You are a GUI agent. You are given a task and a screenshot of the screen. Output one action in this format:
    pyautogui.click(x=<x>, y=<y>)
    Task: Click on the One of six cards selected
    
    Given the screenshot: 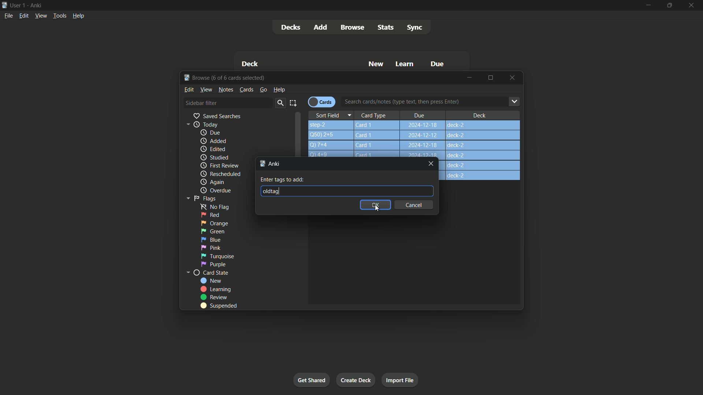 What is the action you would take?
    pyautogui.click(x=241, y=78)
    